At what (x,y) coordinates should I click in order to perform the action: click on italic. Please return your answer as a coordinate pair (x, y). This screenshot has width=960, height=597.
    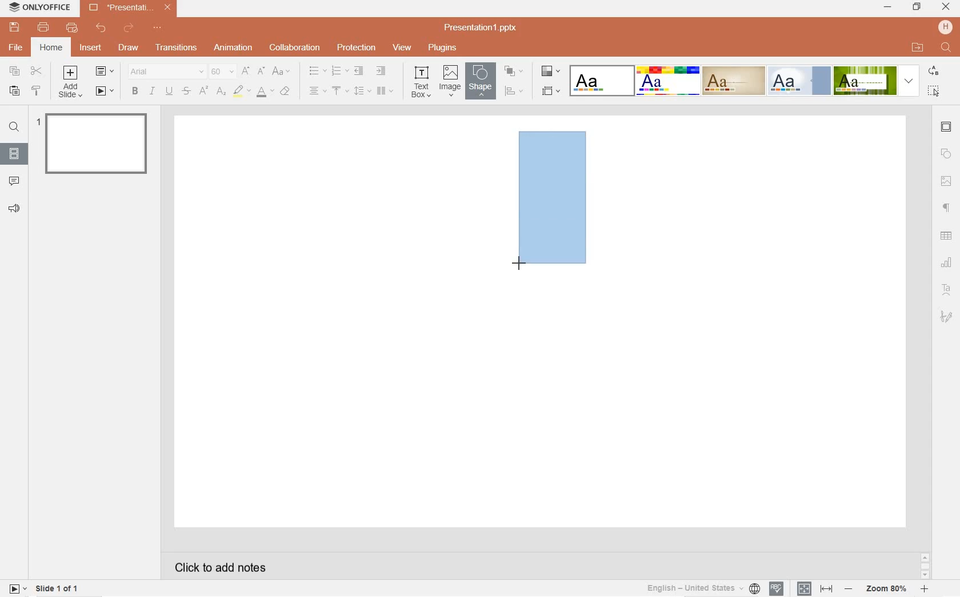
    Looking at the image, I should click on (152, 91).